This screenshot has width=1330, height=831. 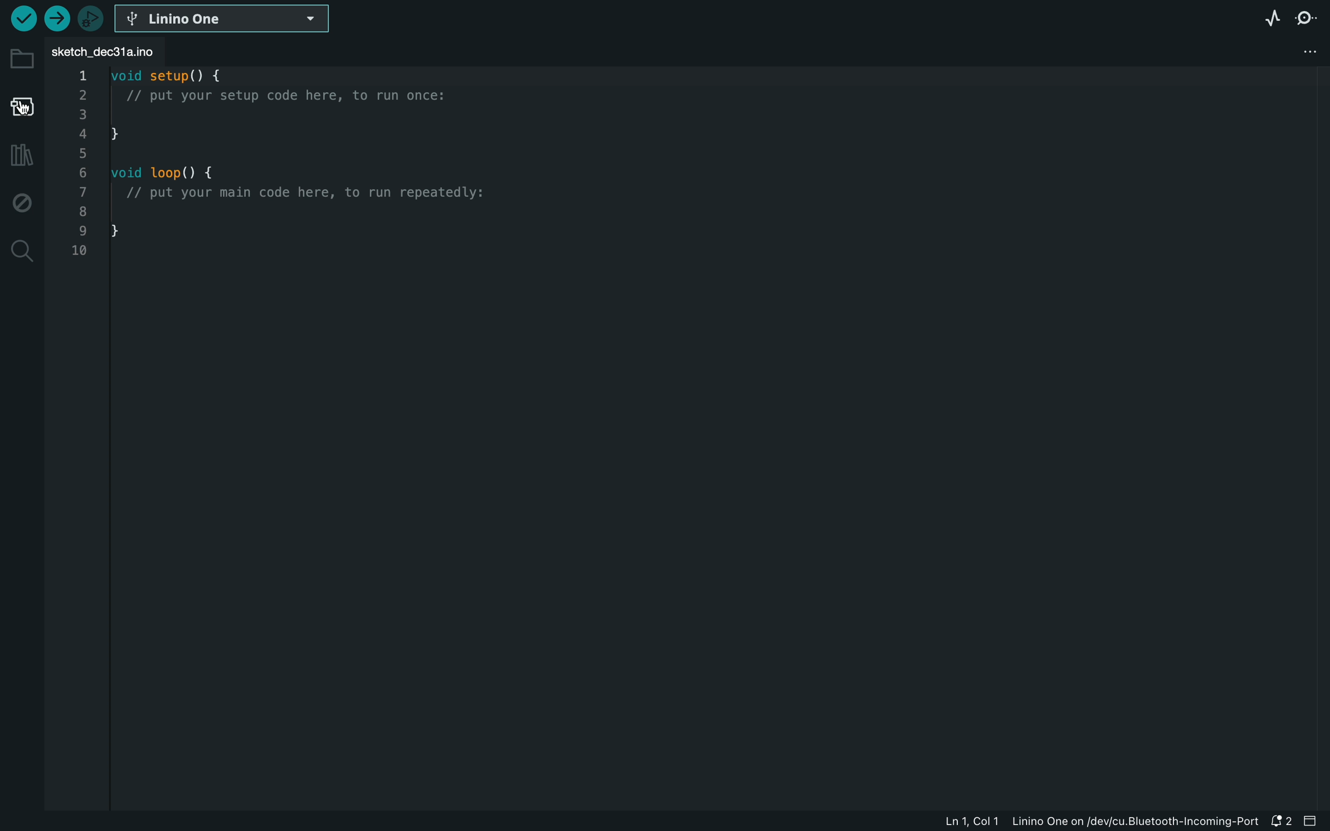 I want to click on debugger, so click(x=91, y=20).